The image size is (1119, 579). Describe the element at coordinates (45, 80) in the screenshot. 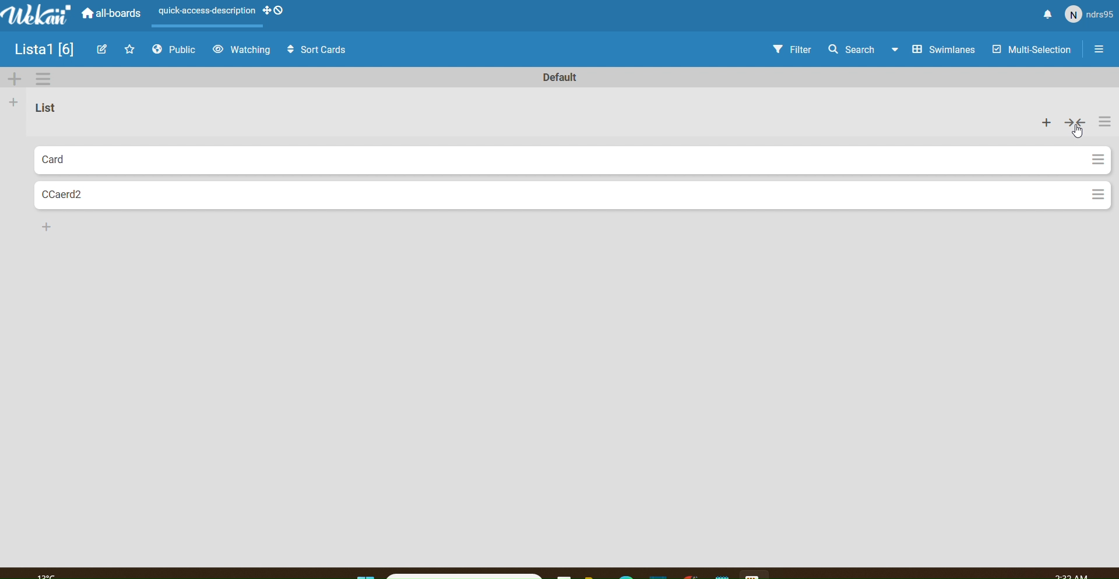

I see `Settings` at that location.